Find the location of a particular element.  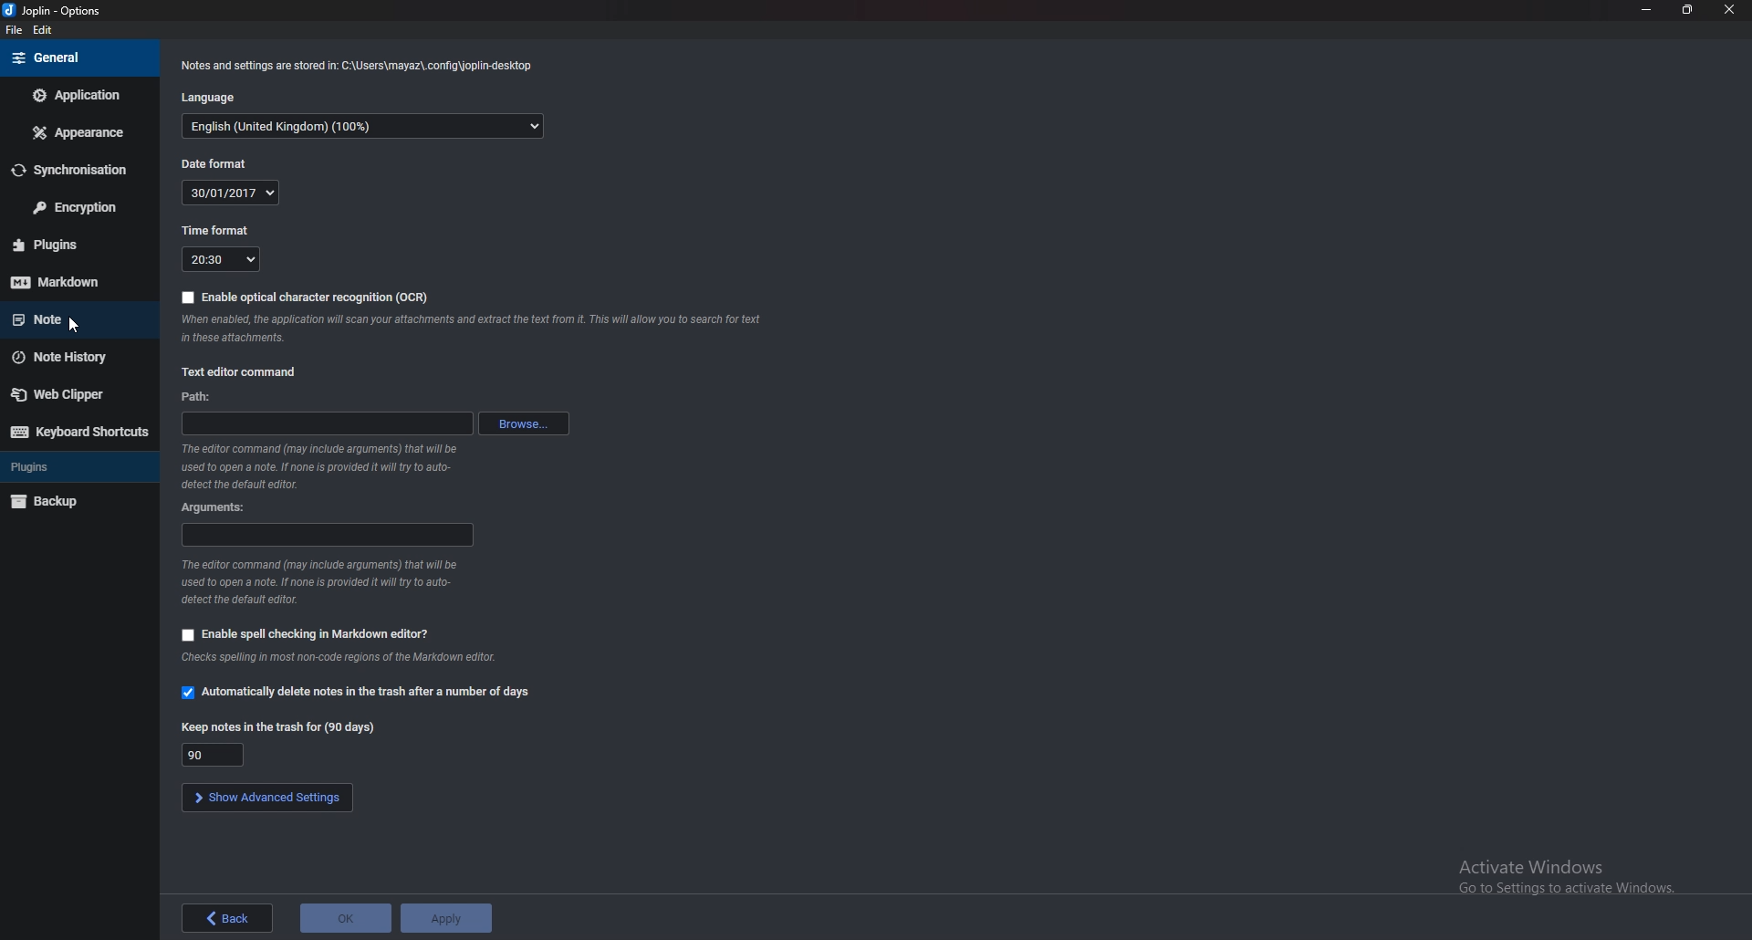

ok is located at coordinates (345, 918).